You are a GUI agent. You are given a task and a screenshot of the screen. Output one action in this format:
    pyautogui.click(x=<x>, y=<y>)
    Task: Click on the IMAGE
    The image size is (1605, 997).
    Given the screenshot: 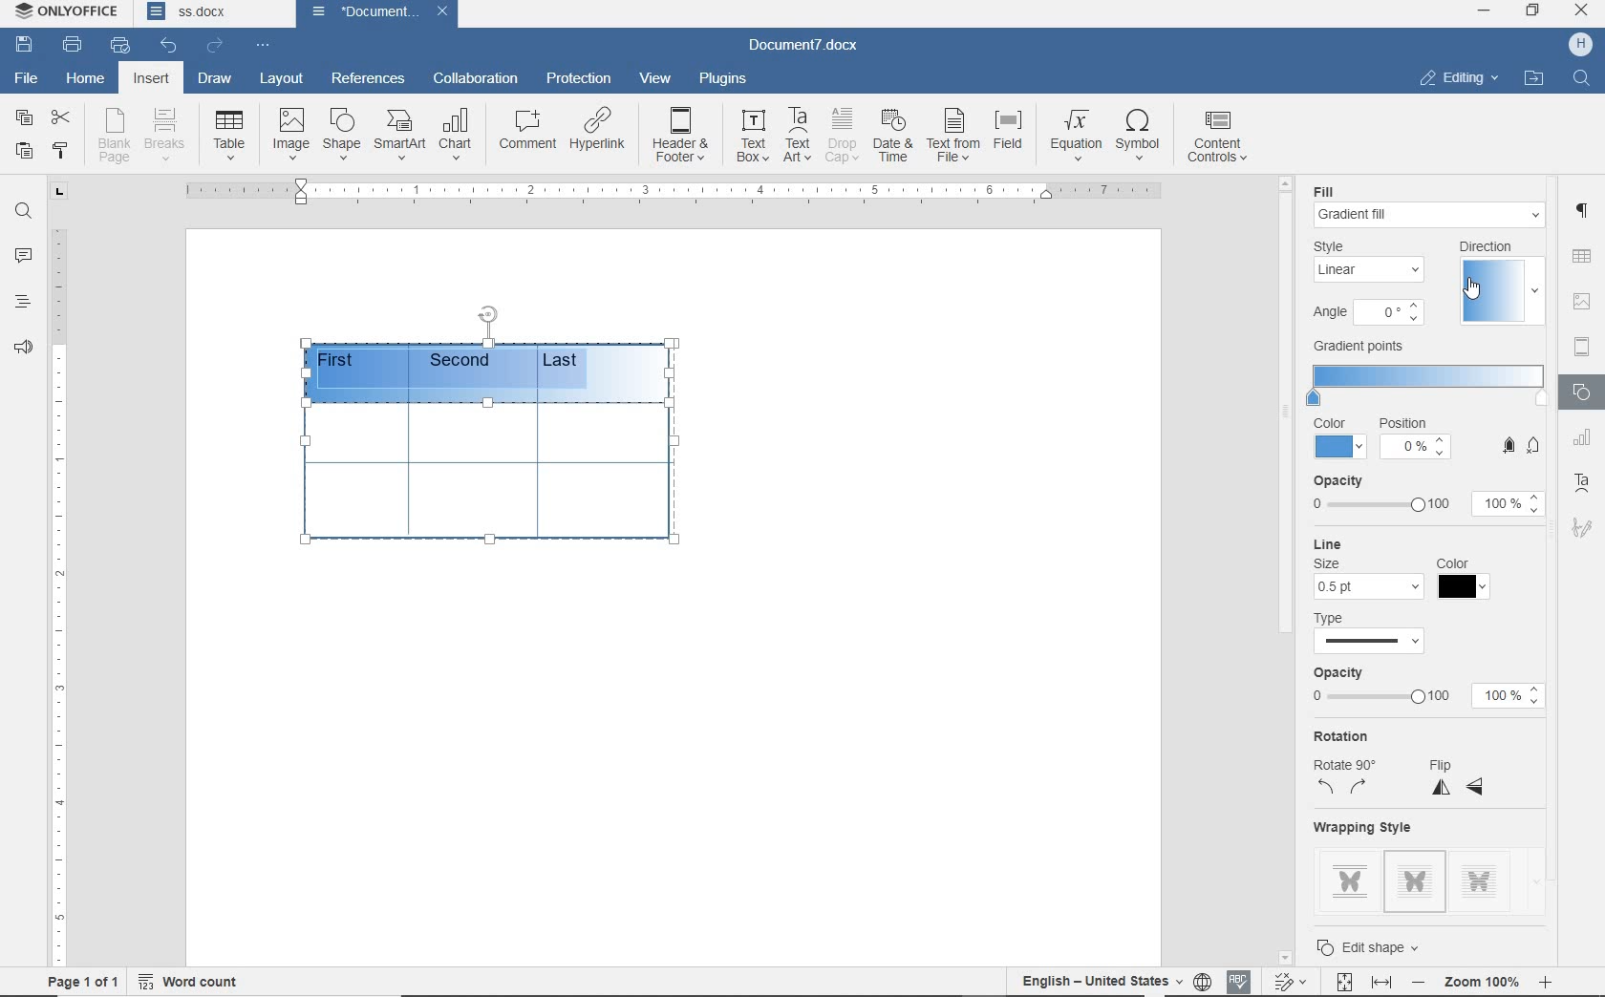 What is the action you would take?
    pyautogui.click(x=1583, y=301)
    